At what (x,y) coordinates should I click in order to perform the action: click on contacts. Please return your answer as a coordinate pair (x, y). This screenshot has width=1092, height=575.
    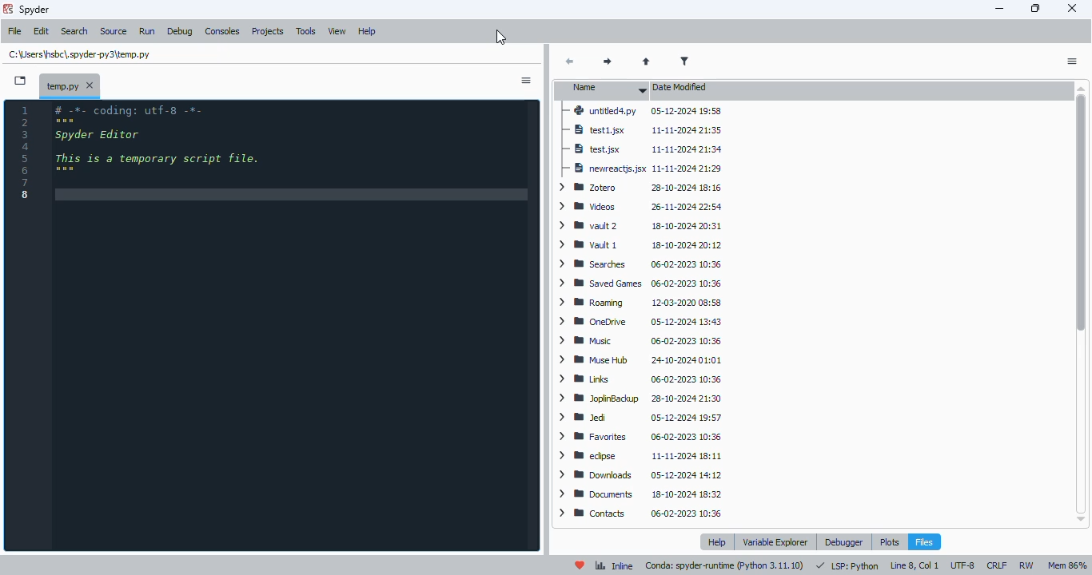
    Looking at the image, I should click on (644, 514).